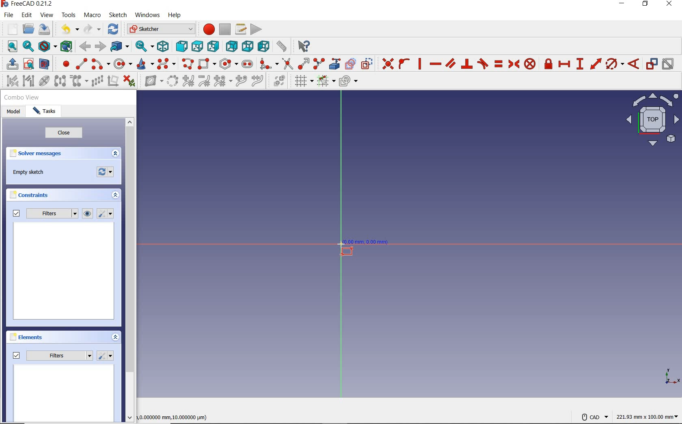 This screenshot has width=682, height=424. What do you see at coordinates (106, 356) in the screenshot?
I see `settings` at bounding box center [106, 356].